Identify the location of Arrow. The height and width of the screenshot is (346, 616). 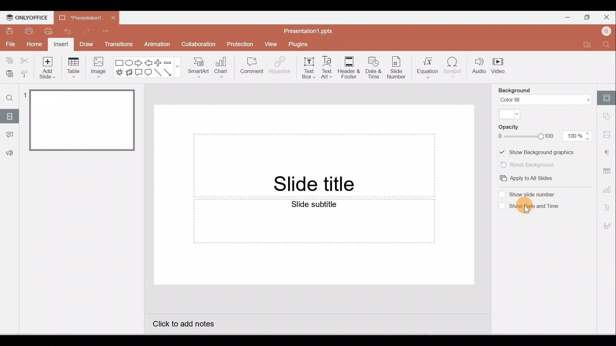
(168, 72).